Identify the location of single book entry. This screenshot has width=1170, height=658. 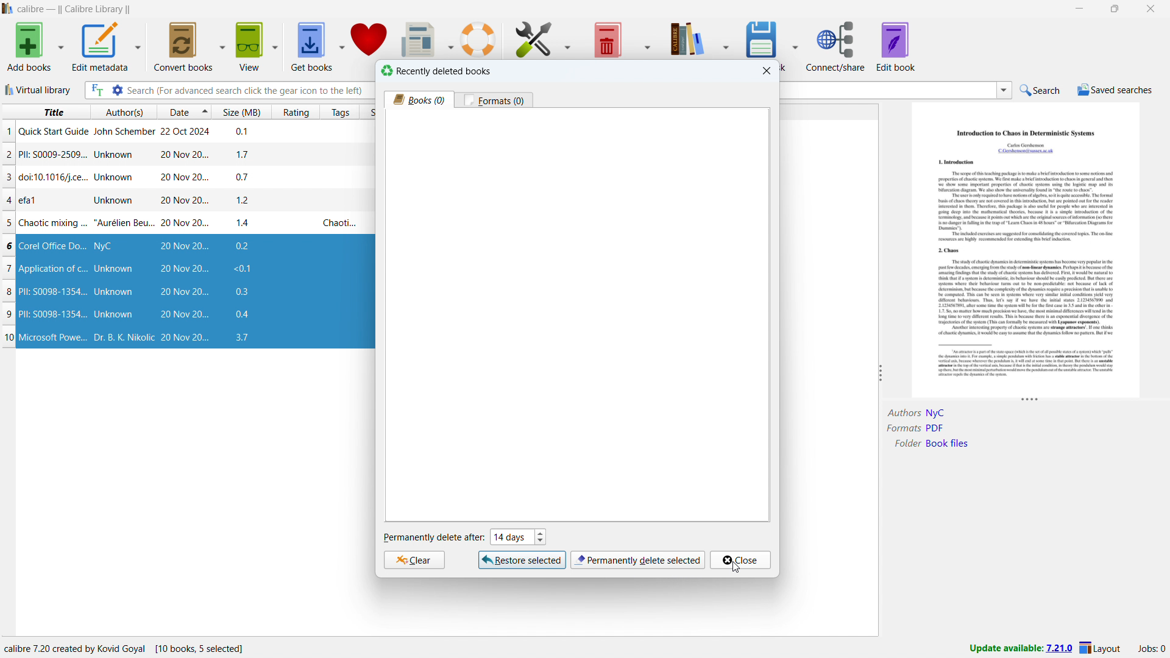
(182, 155).